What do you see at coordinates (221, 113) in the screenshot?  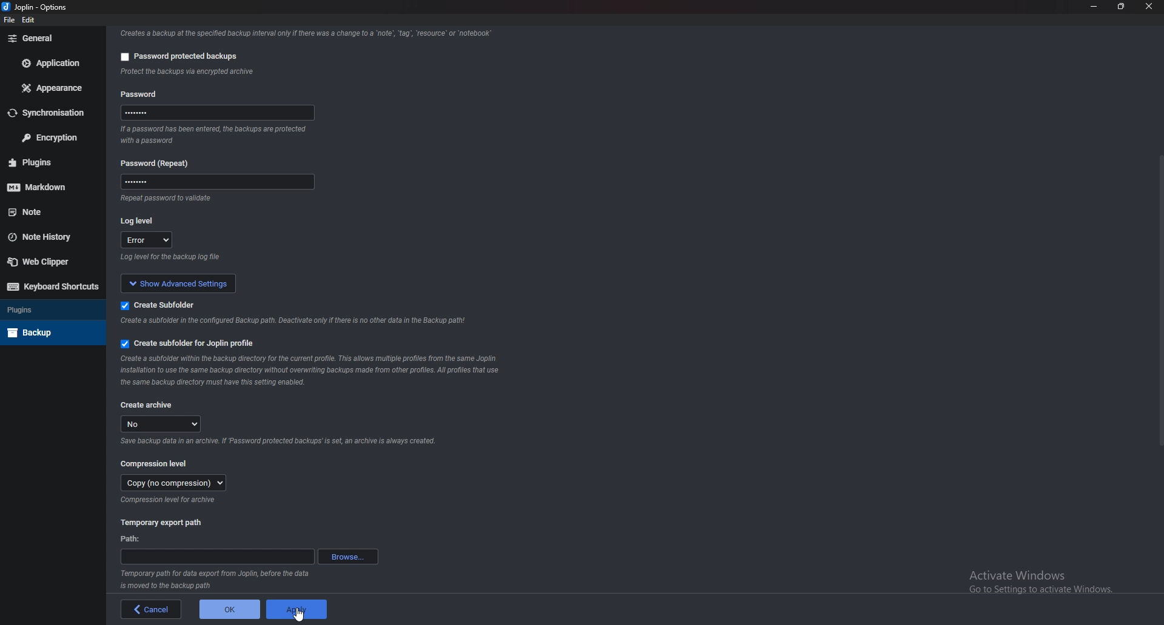 I see `password` at bounding box center [221, 113].